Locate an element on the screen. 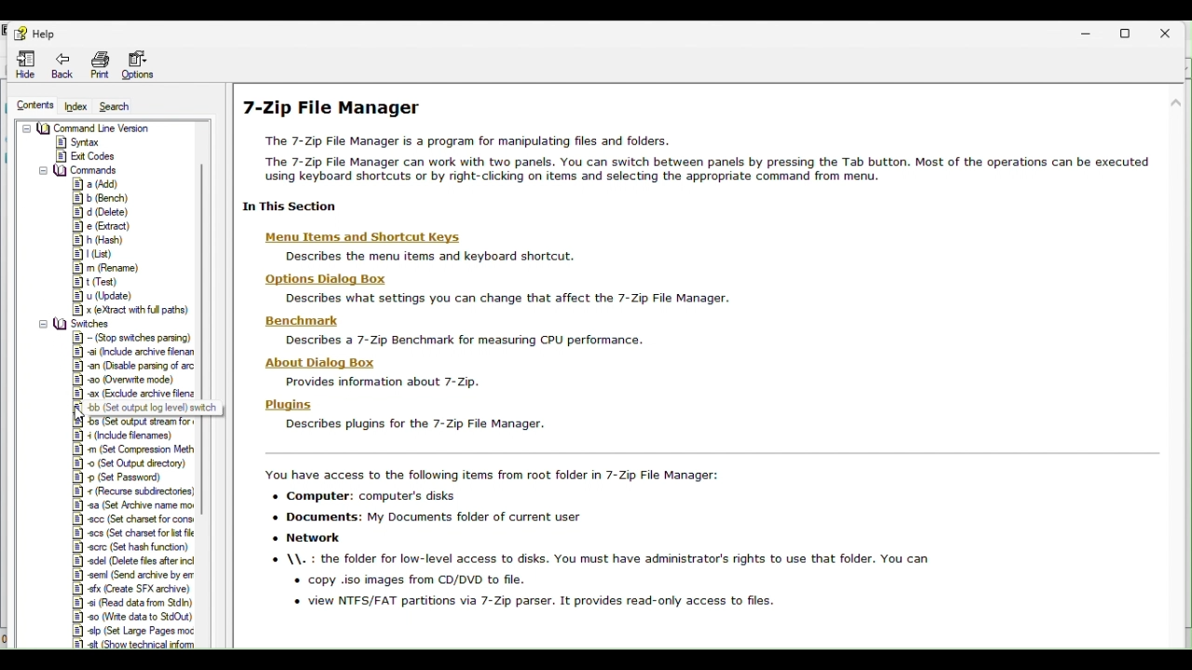  = UY Commands is located at coordinates (79, 168).